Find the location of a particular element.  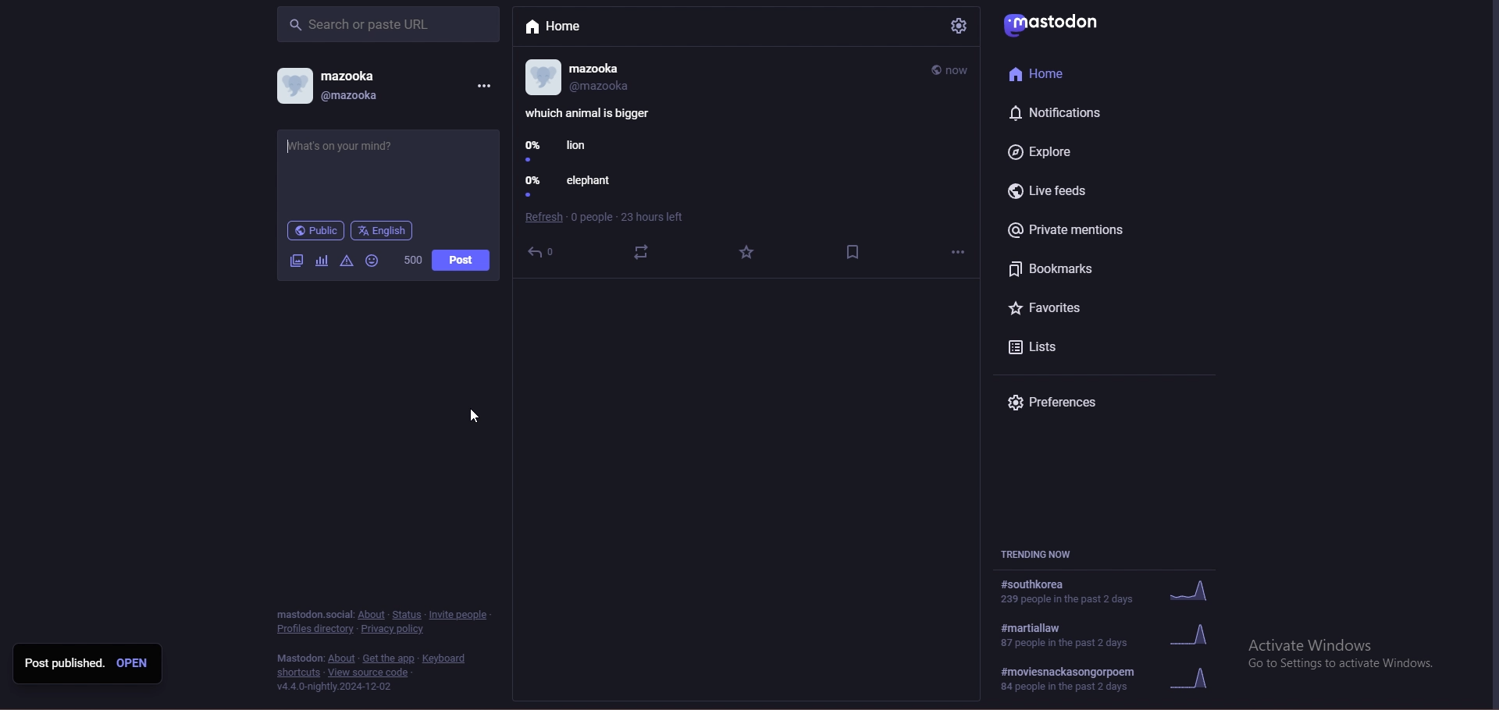

status is located at coordinates (408, 615).